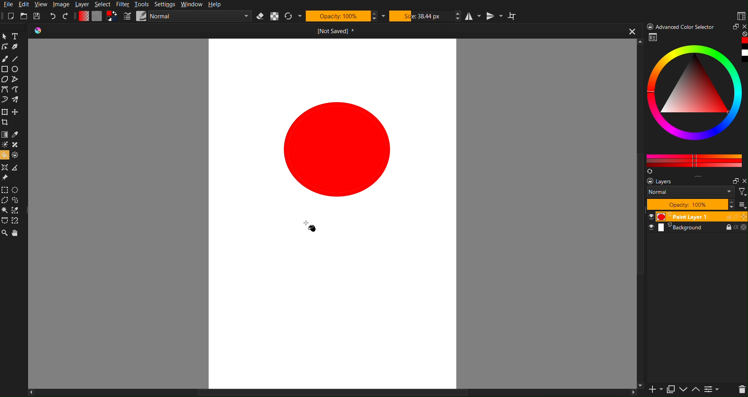 The image size is (748, 397). What do you see at coordinates (5, 233) in the screenshot?
I see `Zoom ` at bounding box center [5, 233].